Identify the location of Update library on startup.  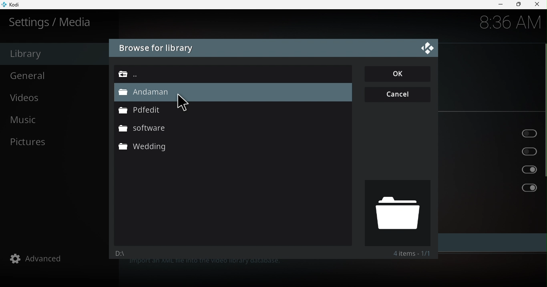
(491, 132).